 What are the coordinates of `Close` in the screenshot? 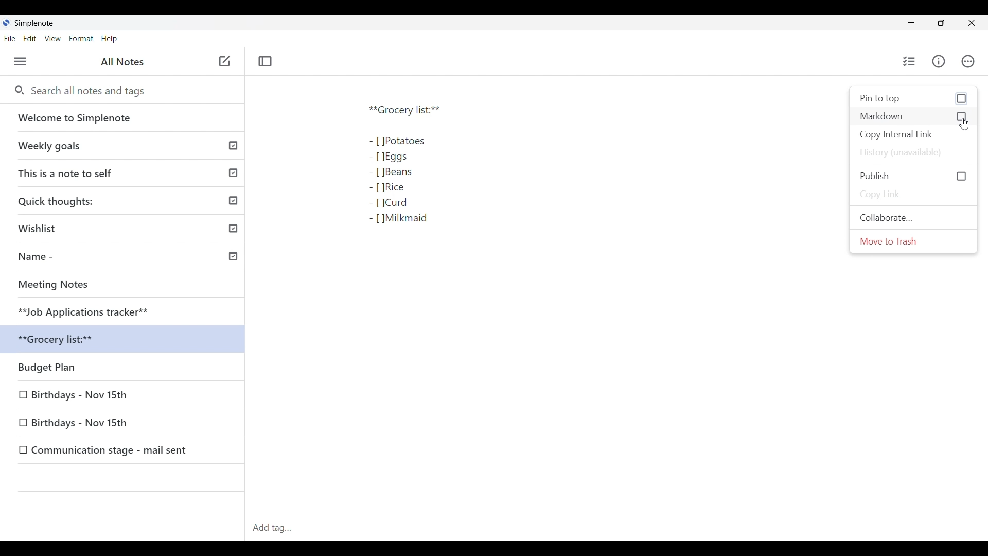 It's located at (971, 23).